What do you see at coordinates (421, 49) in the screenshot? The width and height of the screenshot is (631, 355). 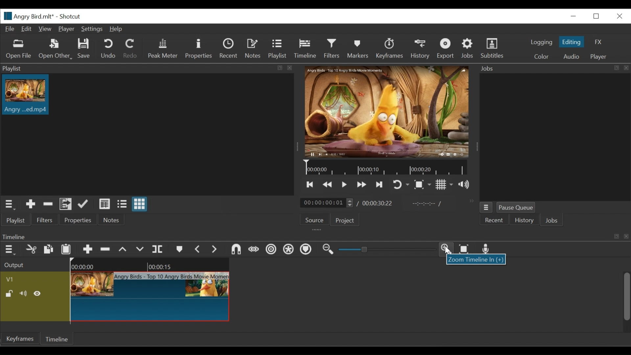 I see `History` at bounding box center [421, 49].